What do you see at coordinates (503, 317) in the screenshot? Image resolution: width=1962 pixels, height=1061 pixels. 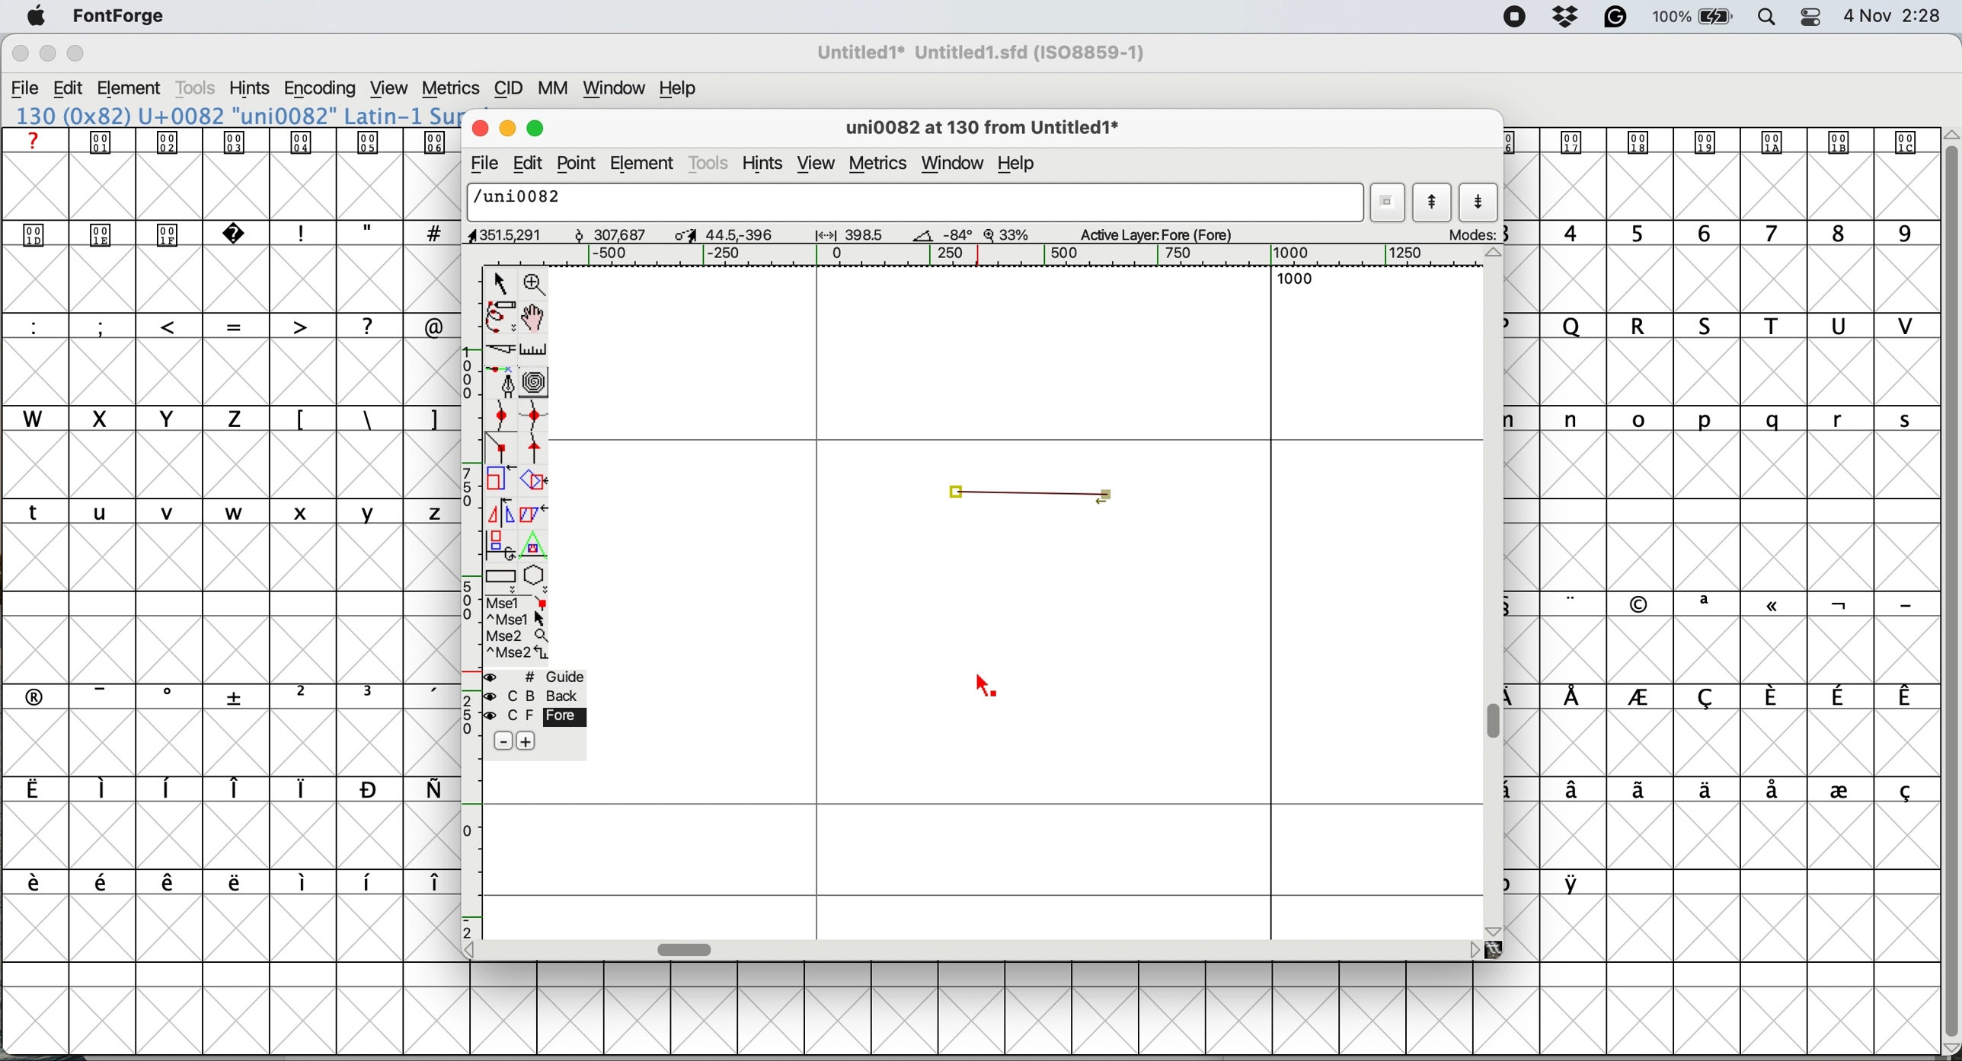 I see `freehand draw` at bounding box center [503, 317].